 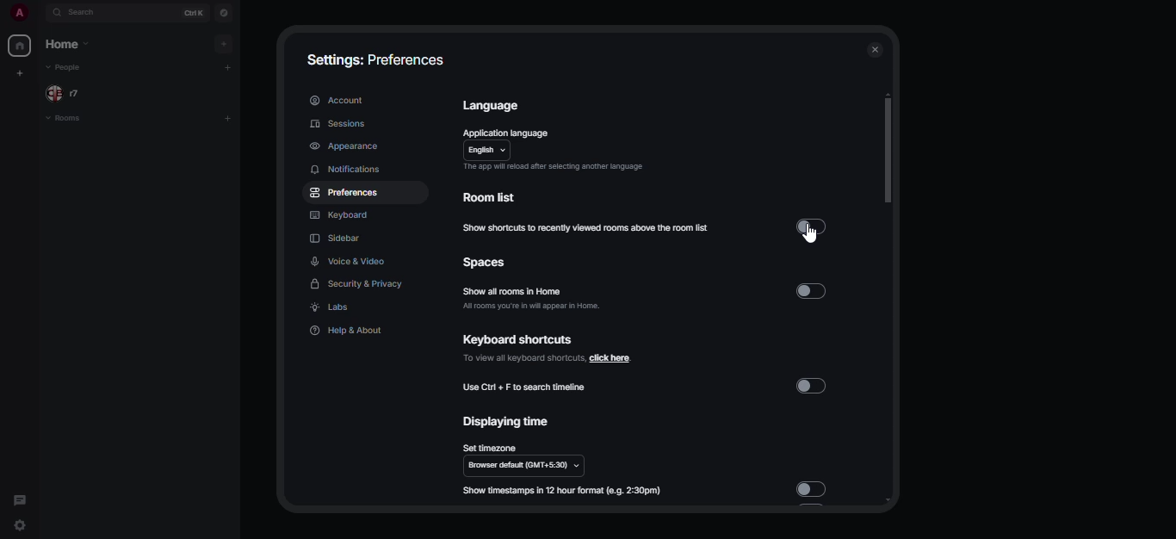 What do you see at coordinates (226, 65) in the screenshot?
I see `add` at bounding box center [226, 65].